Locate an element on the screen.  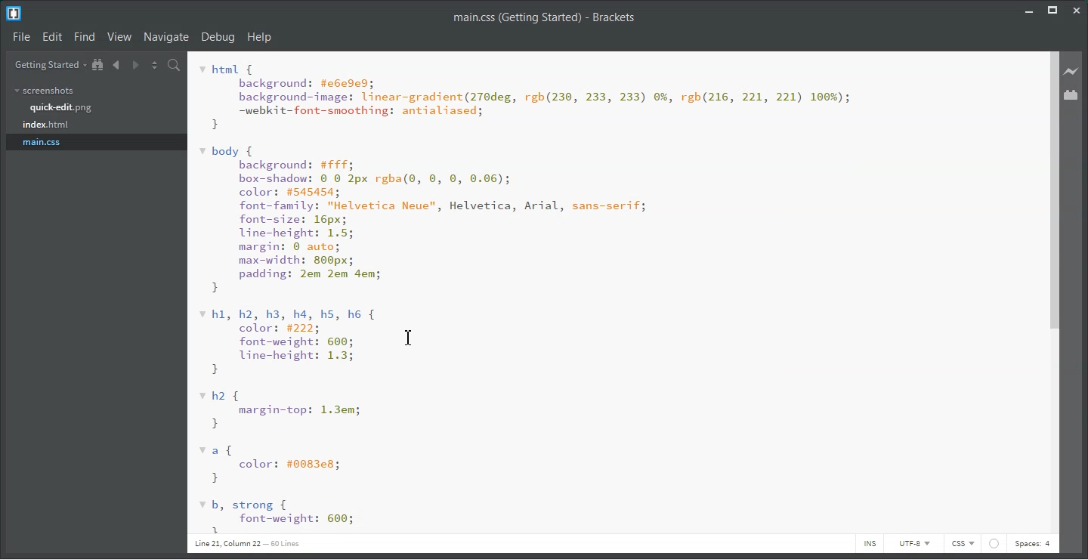
HTML is located at coordinates (960, 545).